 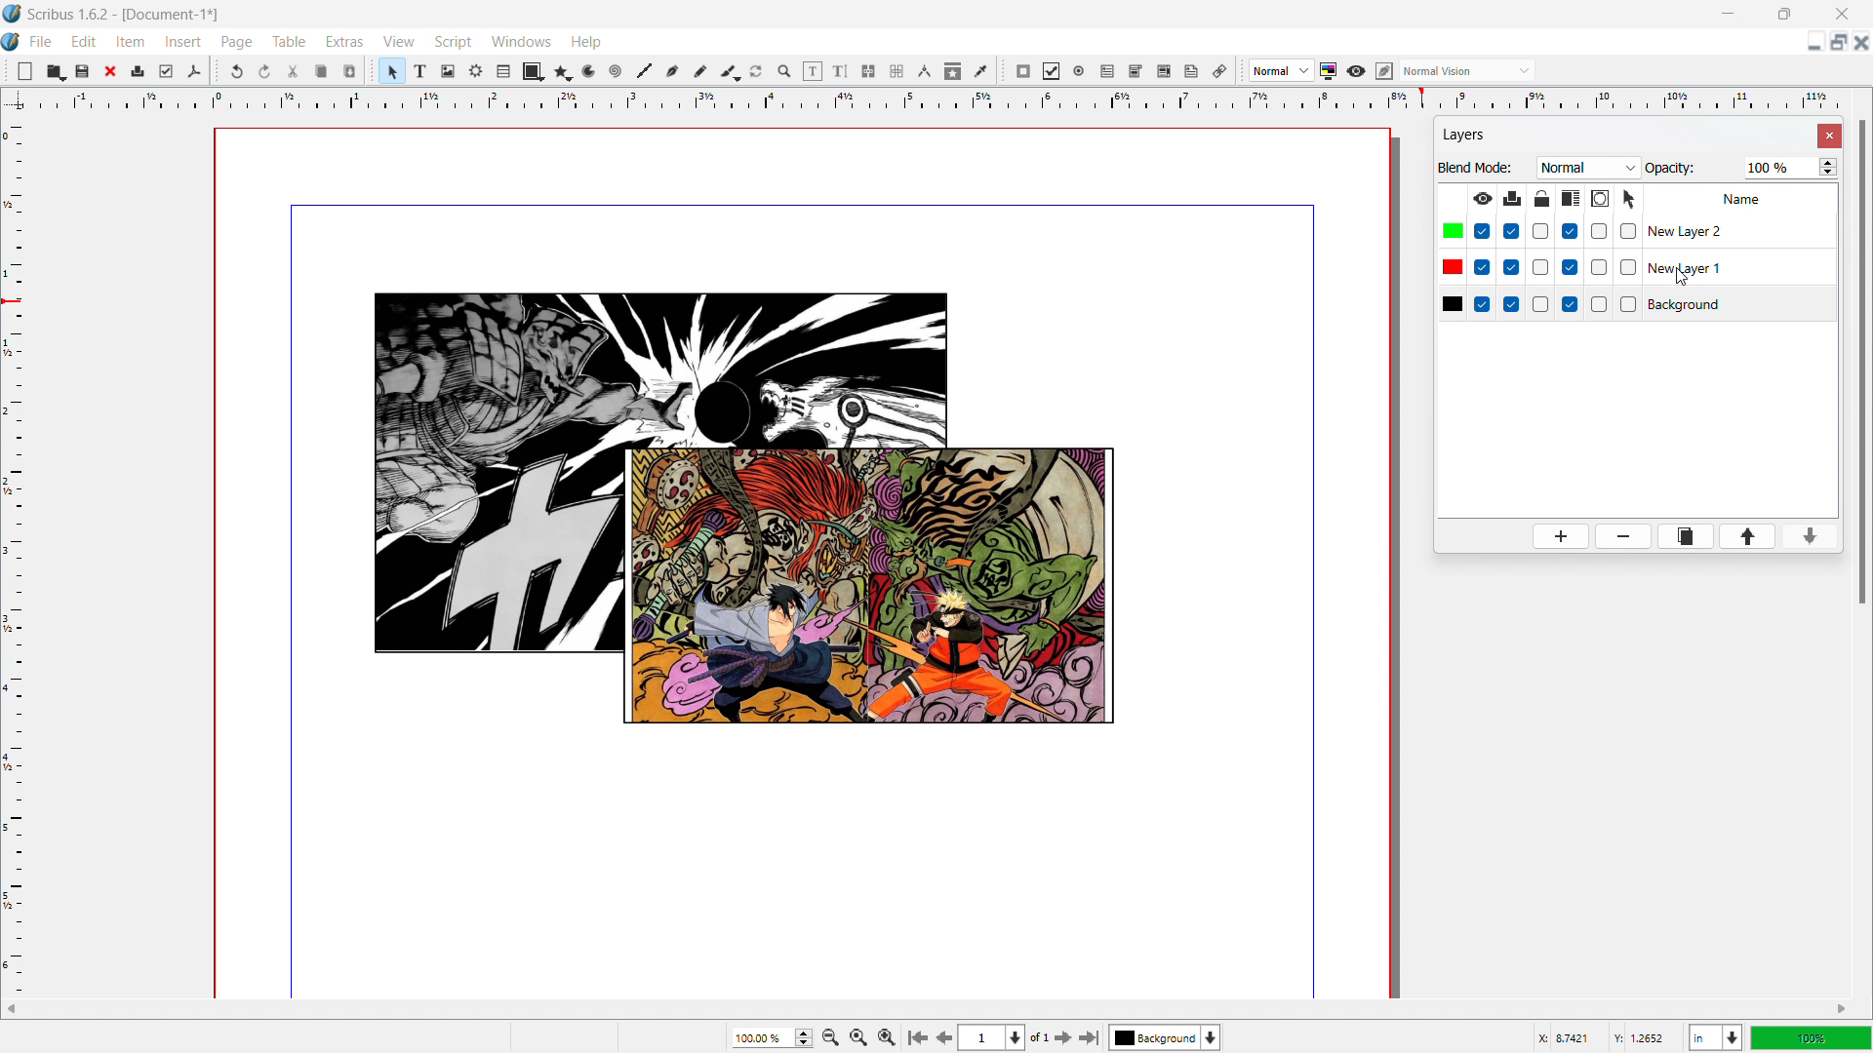 What do you see at coordinates (585, 42) in the screenshot?
I see `help` at bounding box center [585, 42].